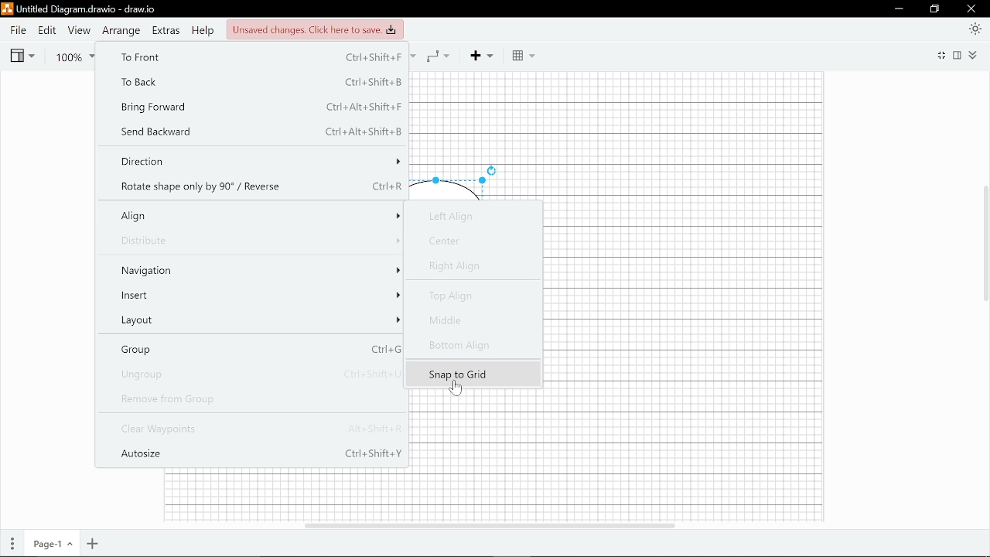 The image size is (990, 557). I want to click on Group Ctrl+G, so click(258, 350).